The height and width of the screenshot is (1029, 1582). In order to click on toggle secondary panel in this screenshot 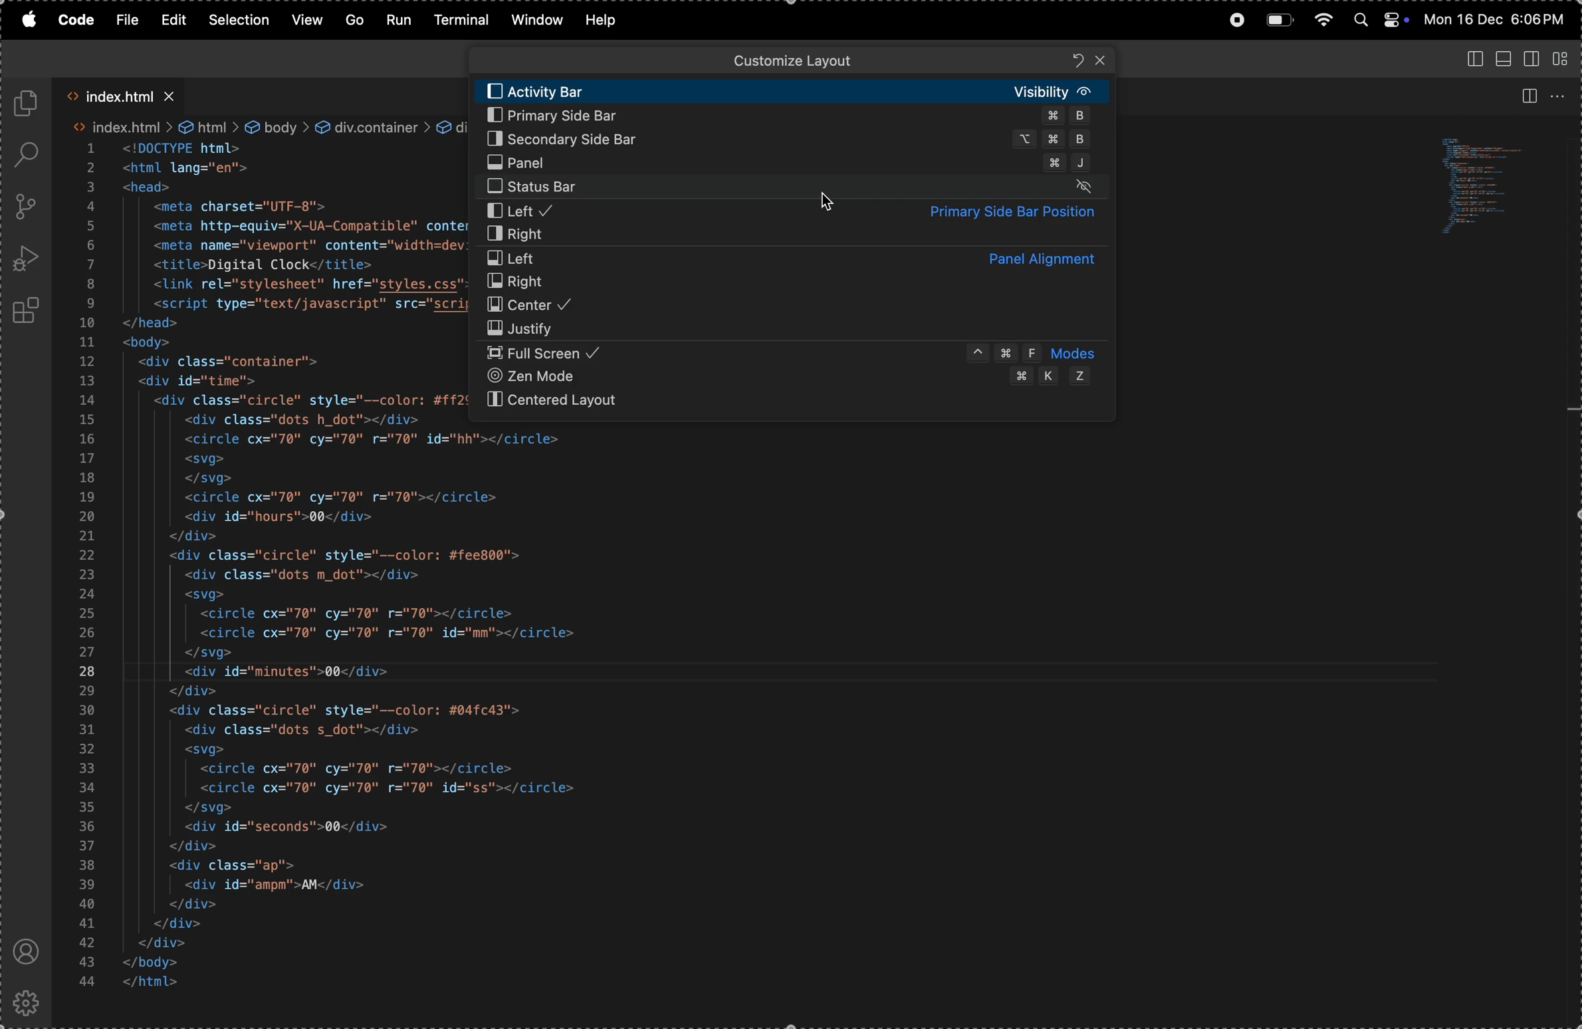, I will do `click(1532, 58)`.